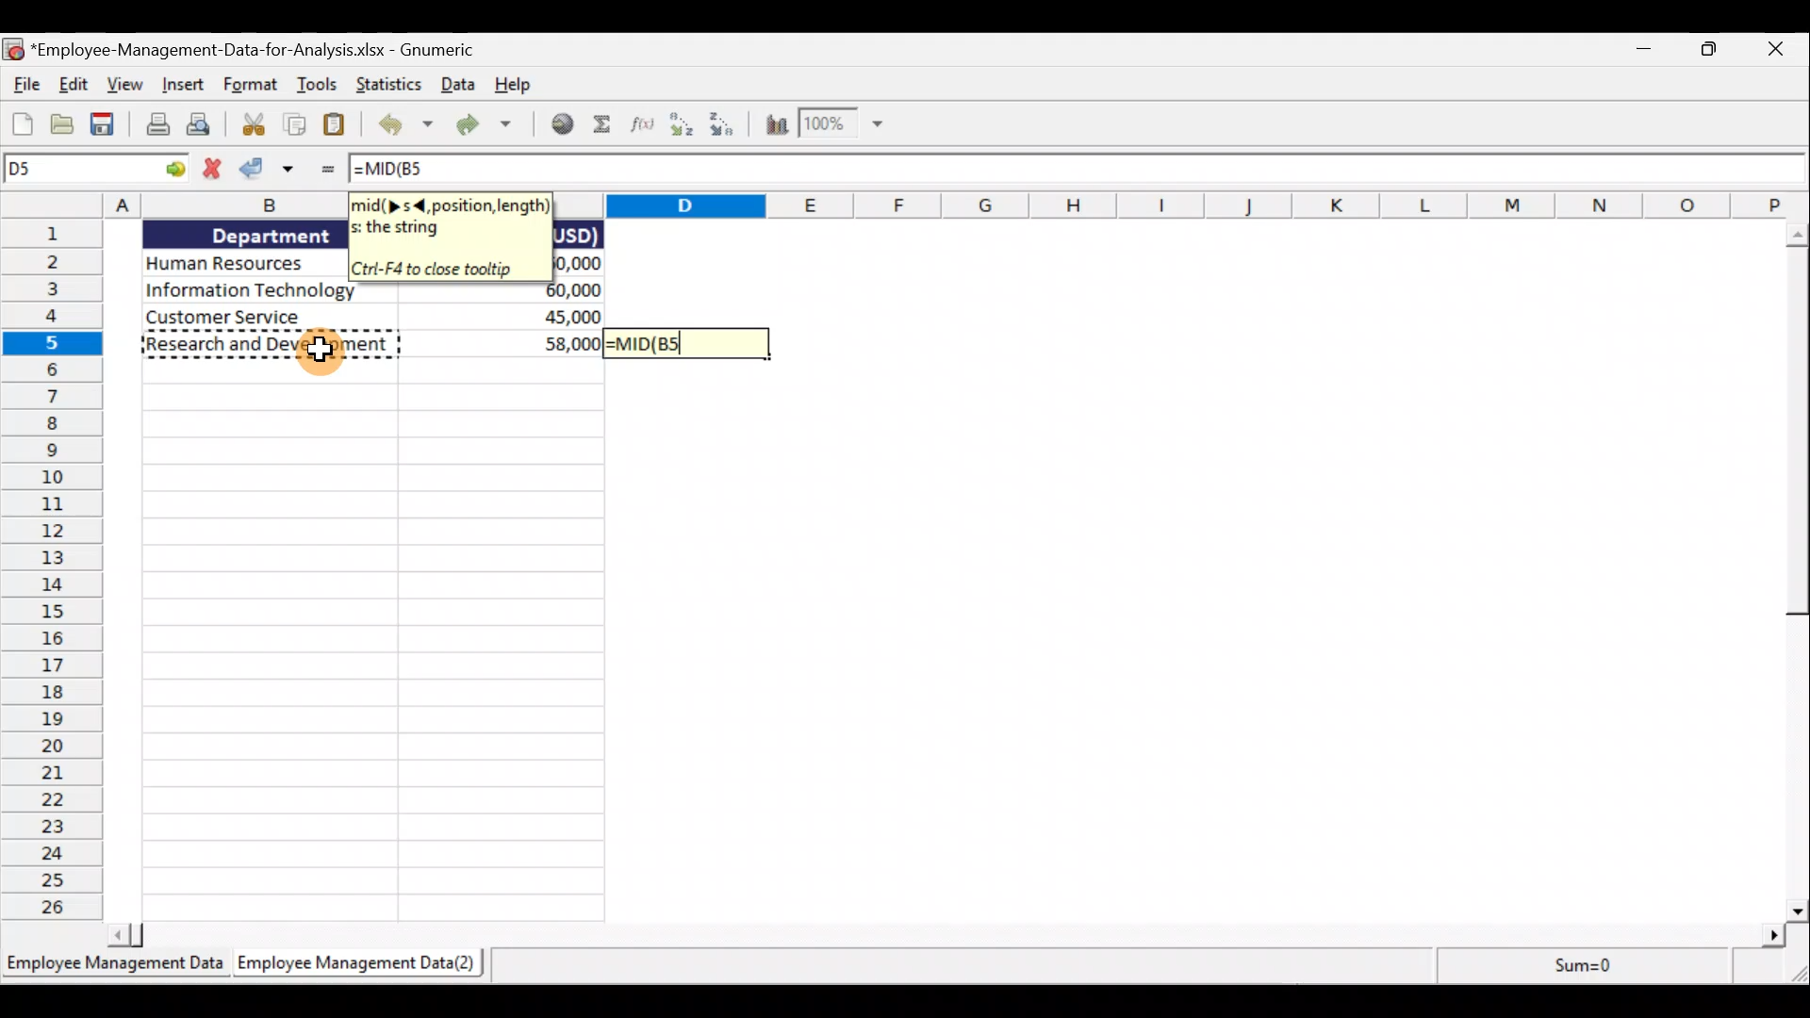 The image size is (1810, 1018). Describe the element at coordinates (127, 86) in the screenshot. I see `View` at that location.